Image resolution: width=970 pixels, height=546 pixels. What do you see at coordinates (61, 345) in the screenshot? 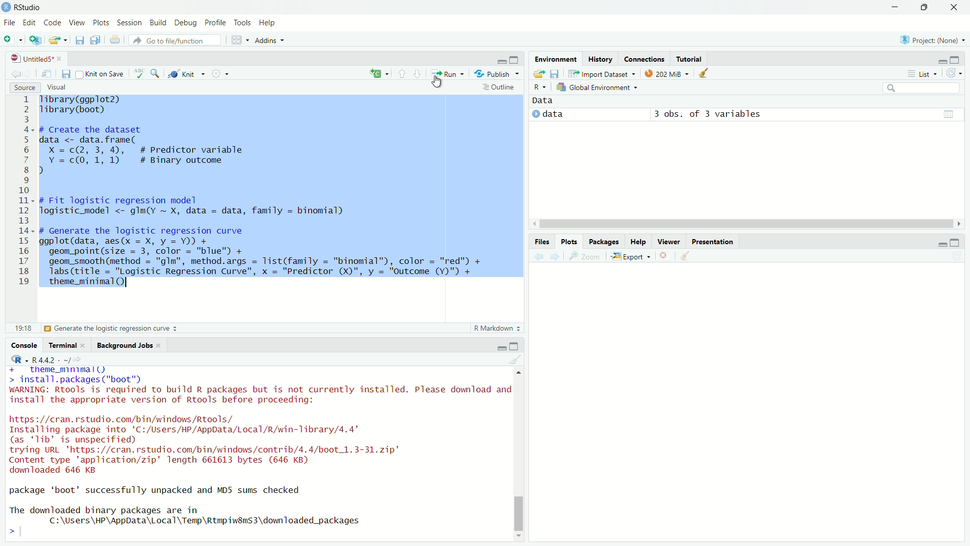
I see `Terminal` at bounding box center [61, 345].